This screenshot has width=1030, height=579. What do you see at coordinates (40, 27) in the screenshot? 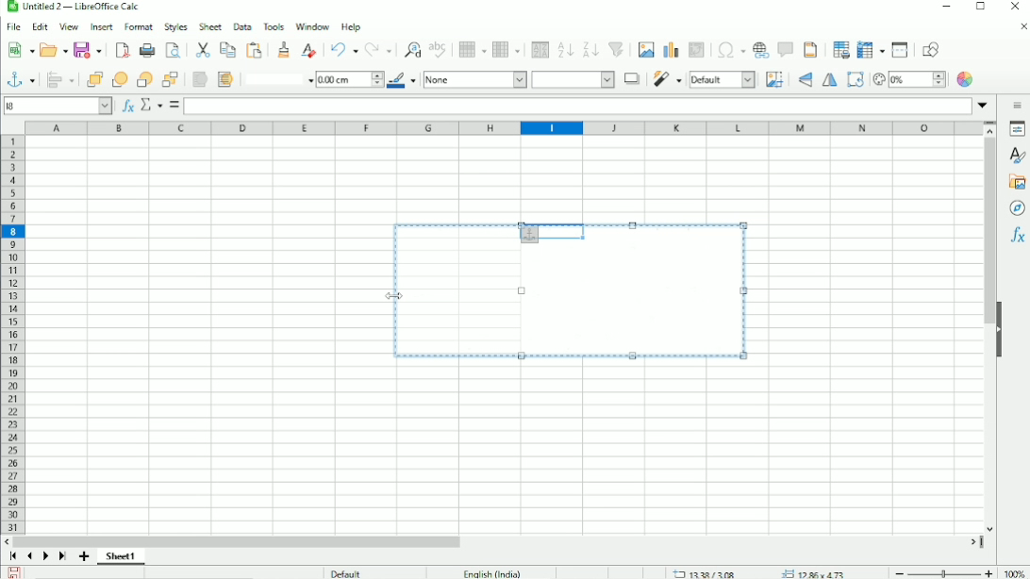
I see `Edit` at bounding box center [40, 27].